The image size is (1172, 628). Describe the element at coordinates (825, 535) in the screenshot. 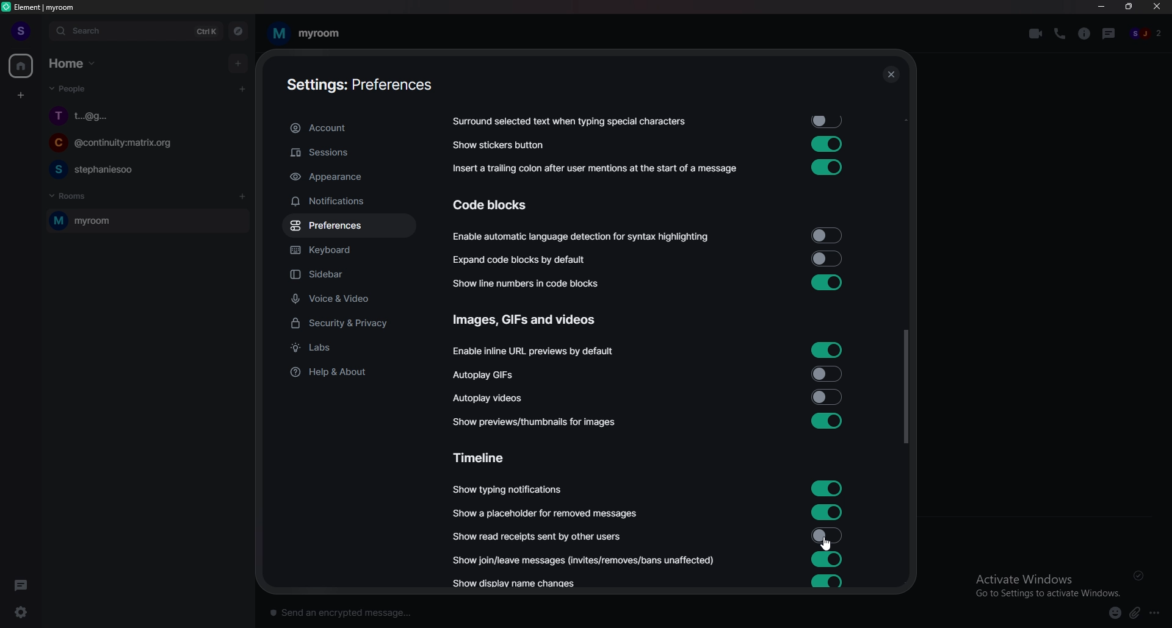

I see `toggle` at that location.